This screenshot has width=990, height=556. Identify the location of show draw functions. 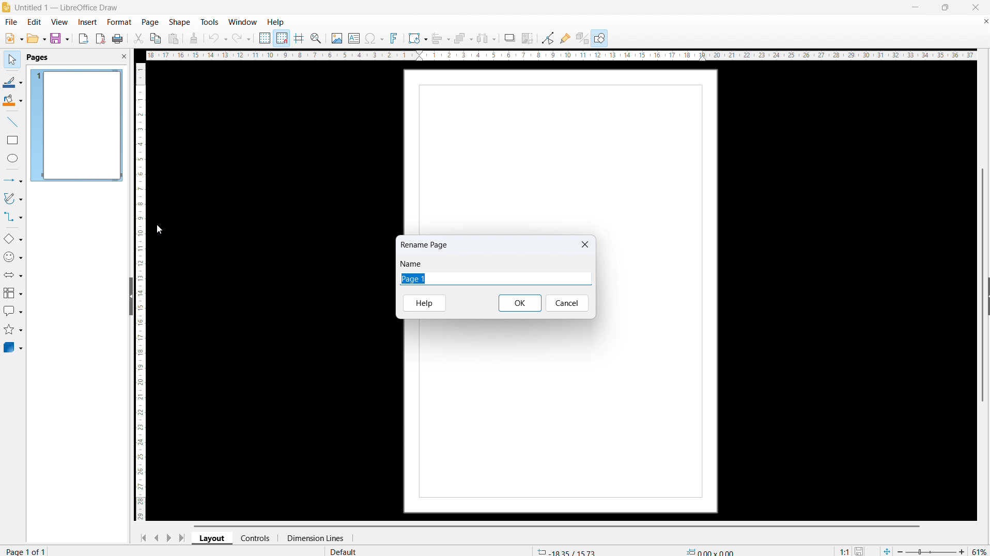
(600, 38).